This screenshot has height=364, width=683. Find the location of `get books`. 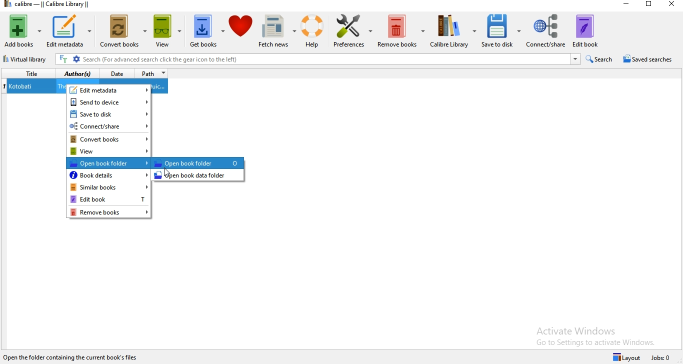

get books is located at coordinates (206, 31).